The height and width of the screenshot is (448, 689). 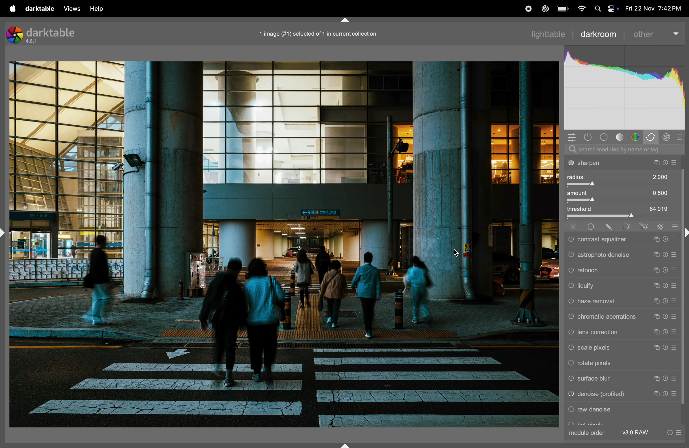 I want to click on reset, so click(x=675, y=225).